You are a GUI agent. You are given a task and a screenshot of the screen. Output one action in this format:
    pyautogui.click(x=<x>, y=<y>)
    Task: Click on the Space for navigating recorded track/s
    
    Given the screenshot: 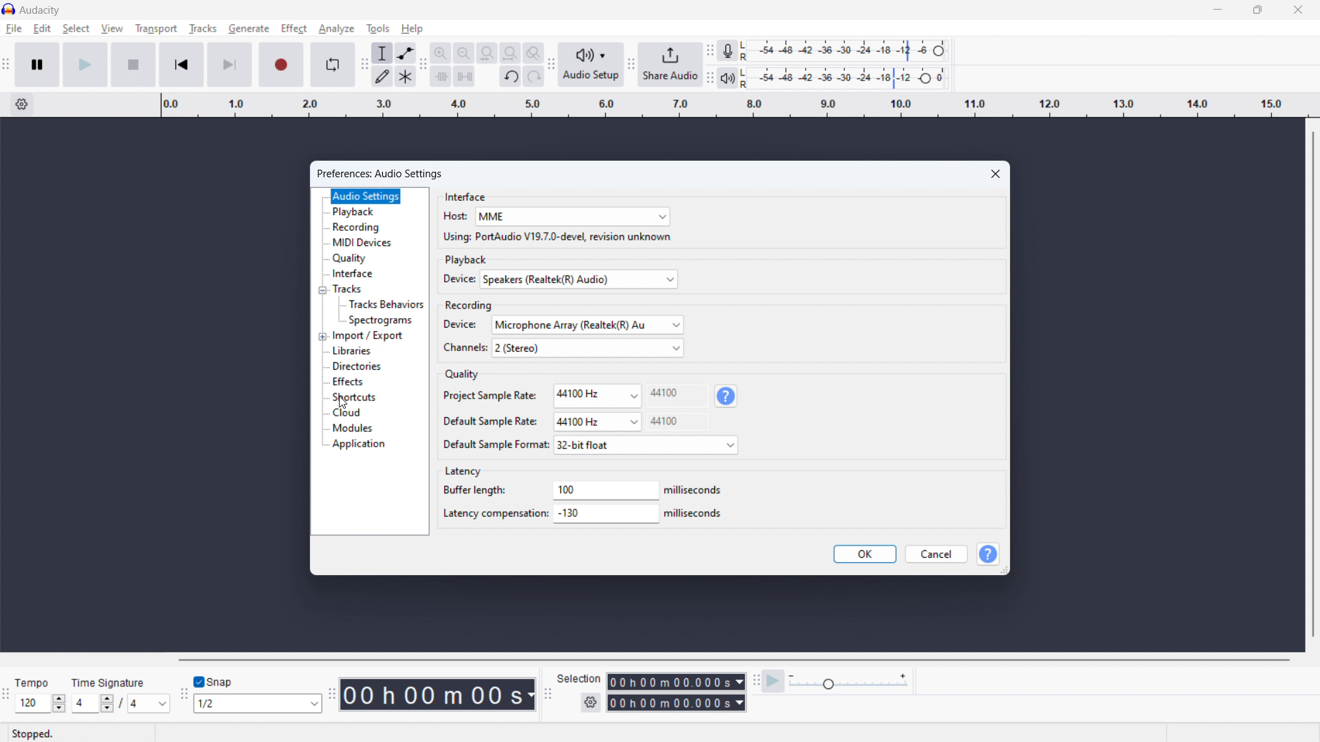 What is the action you would take?
    pyautogui.click(x=1158, y=386)
    